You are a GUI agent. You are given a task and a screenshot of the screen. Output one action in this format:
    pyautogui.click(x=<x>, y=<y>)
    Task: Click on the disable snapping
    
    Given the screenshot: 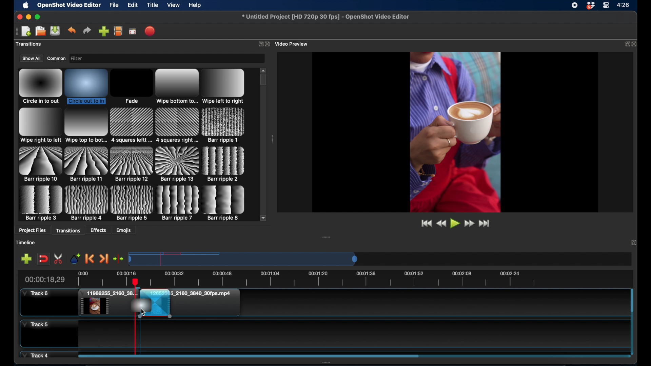 What is the action you would take?
    pyautogui.click(x=43, y=258)
    